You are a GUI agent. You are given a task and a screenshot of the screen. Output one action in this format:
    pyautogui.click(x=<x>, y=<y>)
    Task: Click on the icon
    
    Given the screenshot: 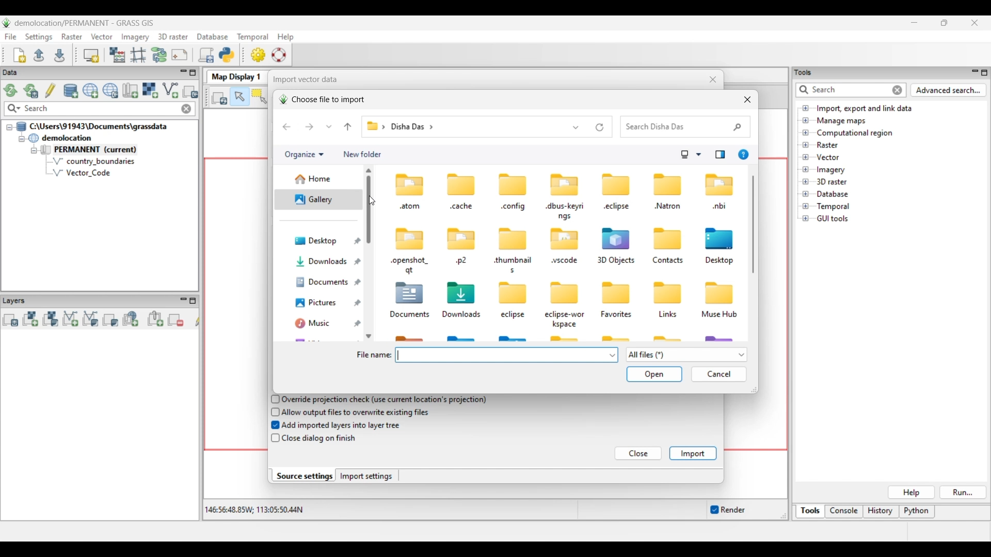 What is the action you would take?
    pyautogui.click(x=668, y=184)
    